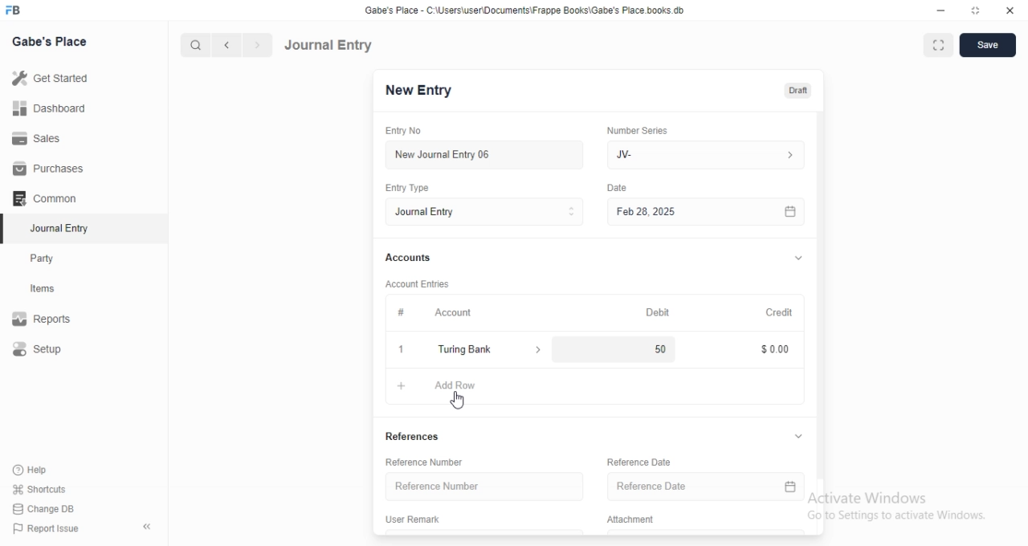  What do you see at coordinates (779, 312) in the screenshot?
I see `Credit` at bounding box center [779, 312].